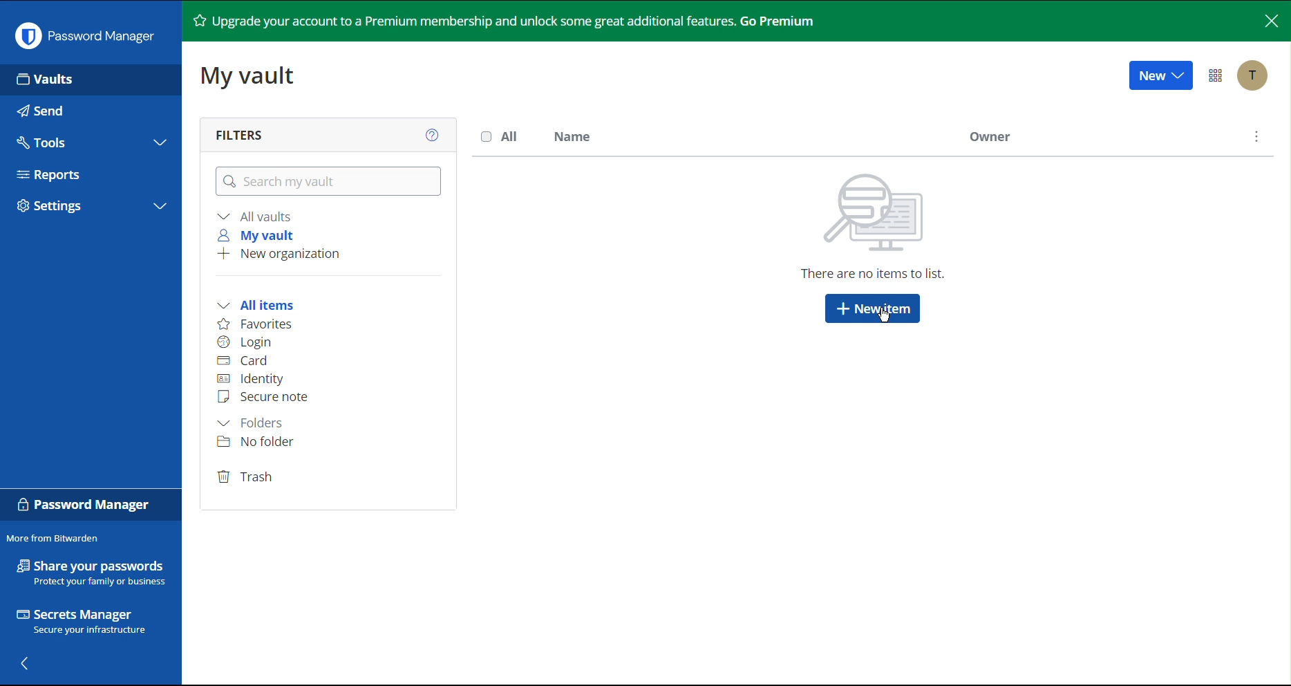 The image size is (1291, 686). Describe the element at coordinates (254, 326) in the screenshot. I see `Favorites` at that location.